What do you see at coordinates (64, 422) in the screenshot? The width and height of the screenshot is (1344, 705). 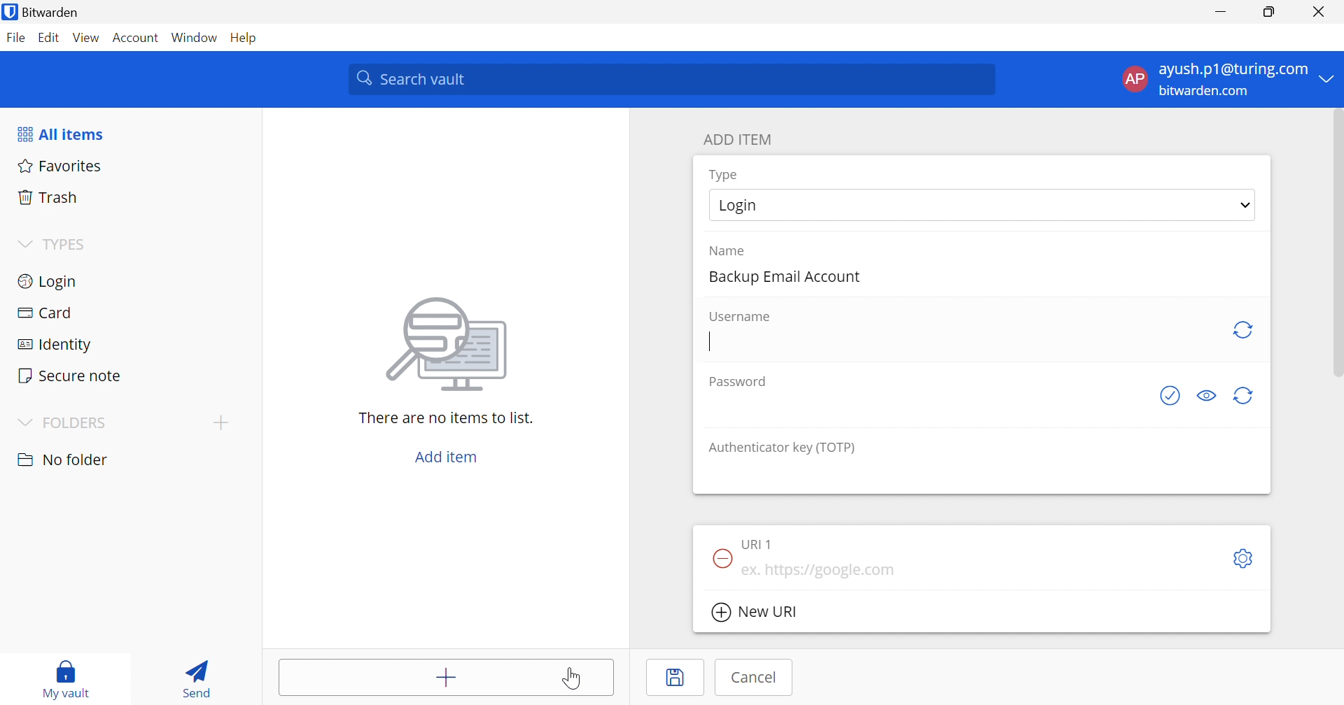 I see `FOLDERS` at bounding box center [64, 422].